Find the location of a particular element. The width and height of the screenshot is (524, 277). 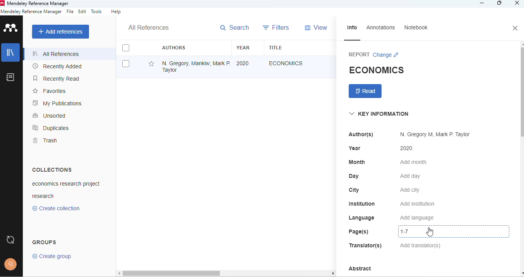

horizontal scroll bar is located at coordinates (229, 273).